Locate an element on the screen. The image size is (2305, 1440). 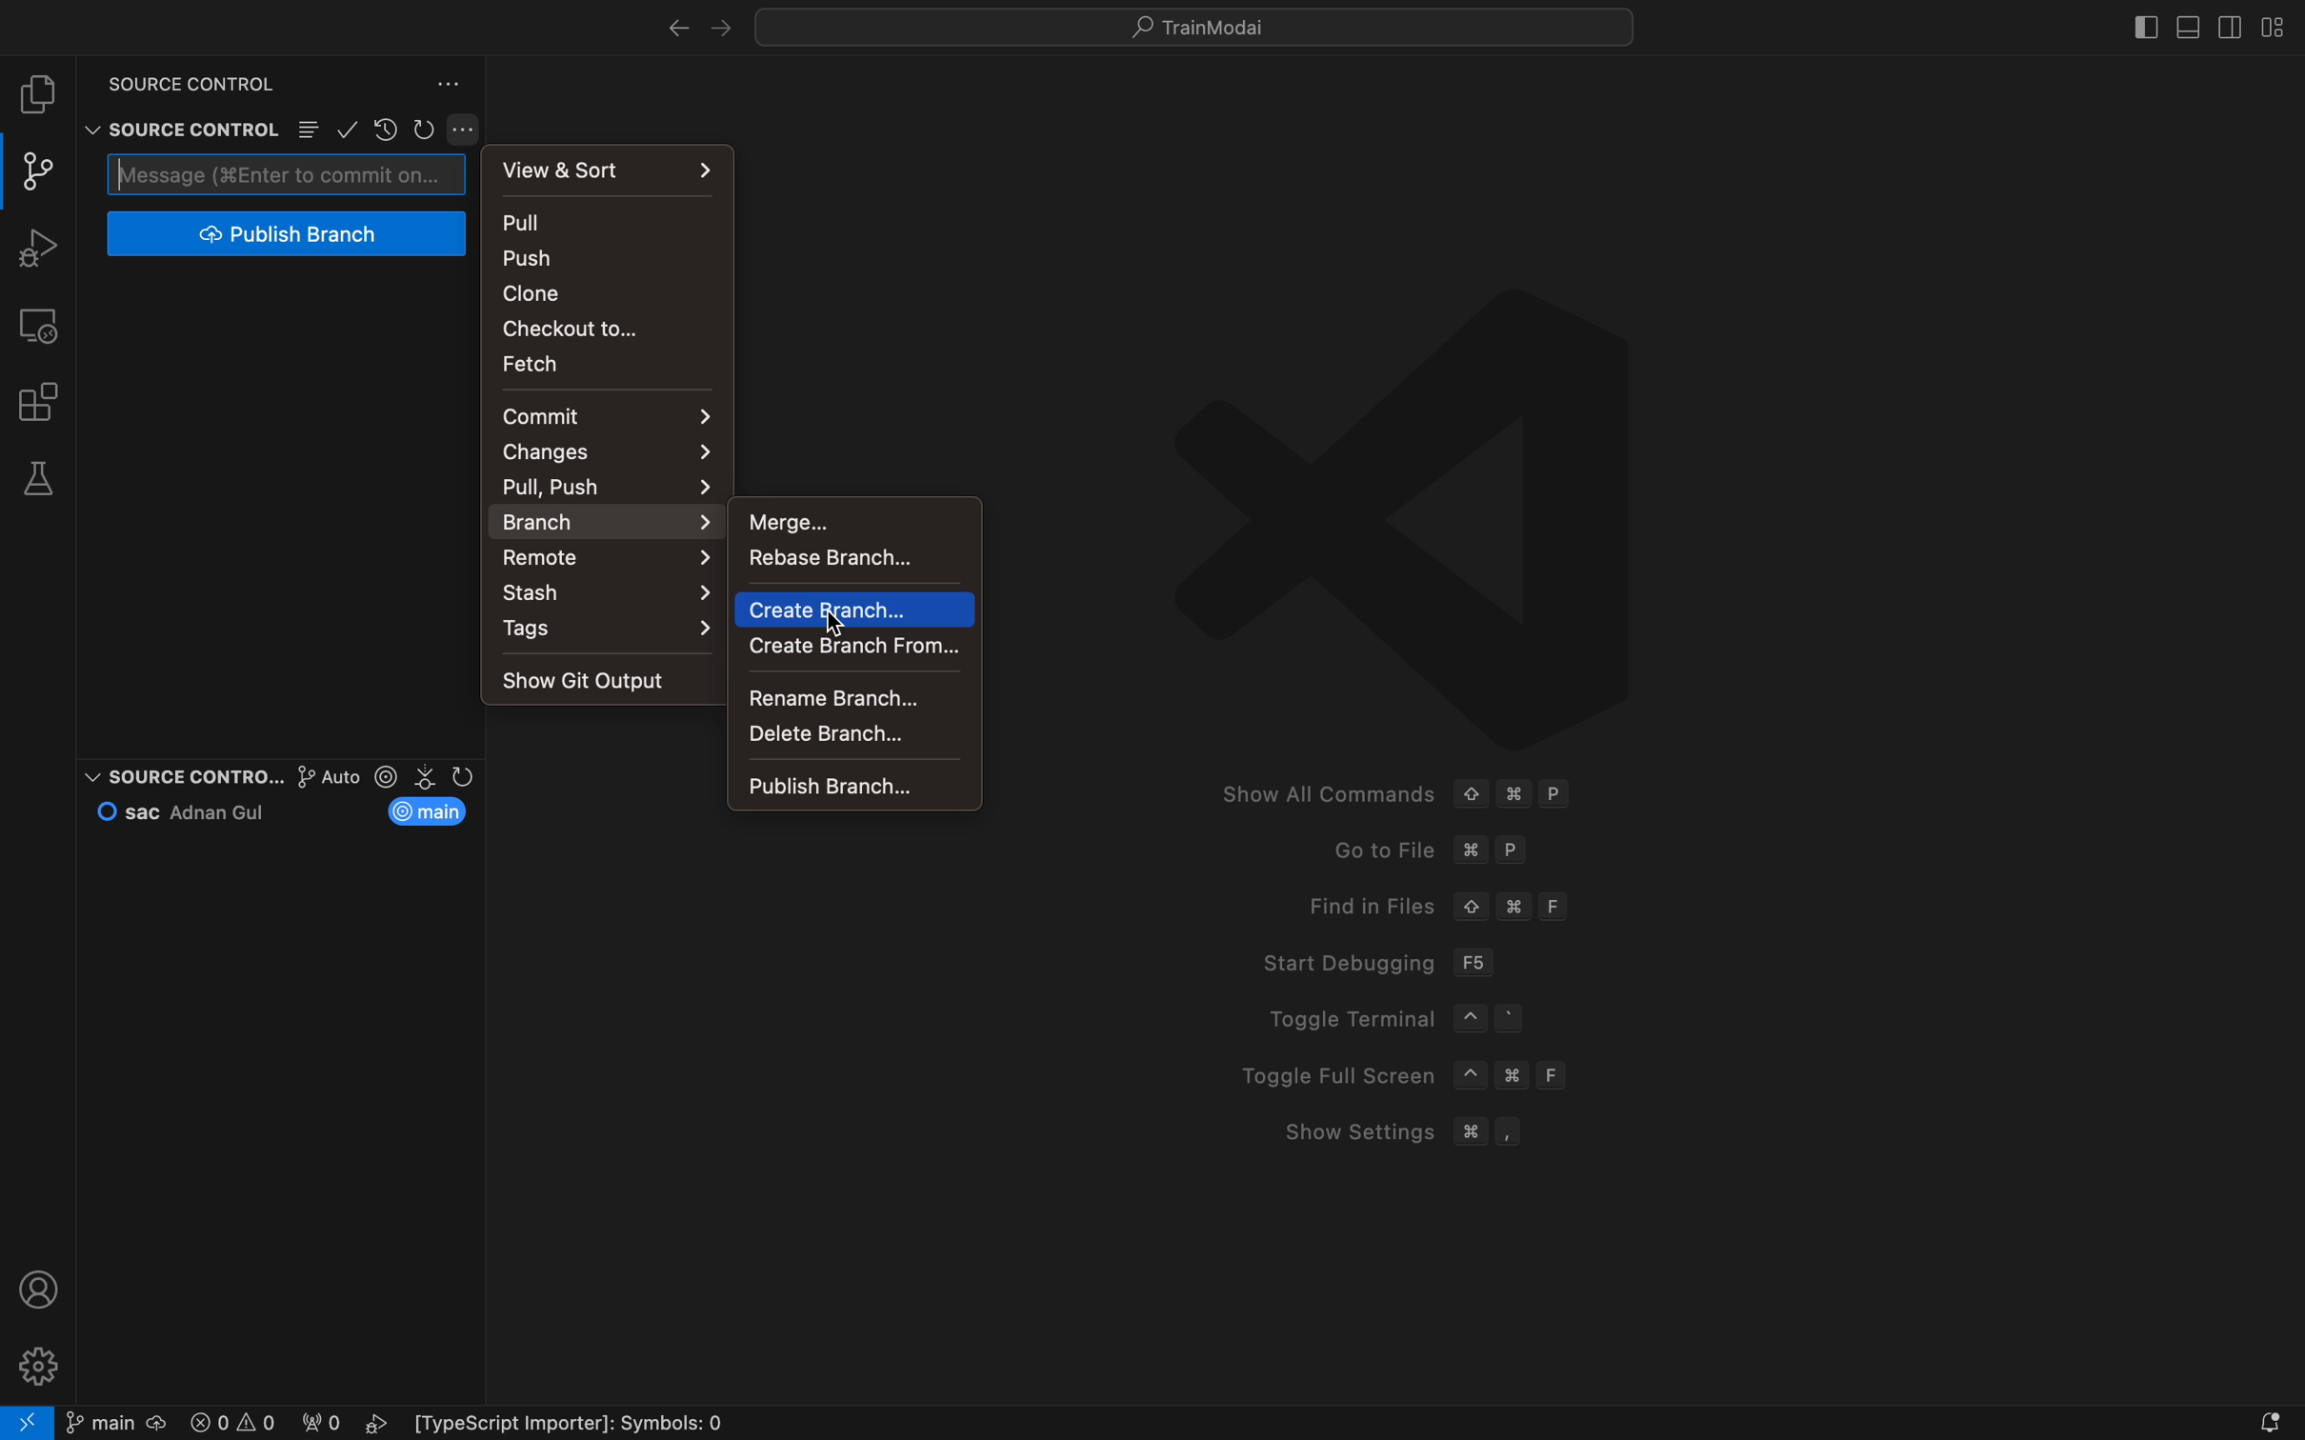
checkout is located at coordinates (600, 327).